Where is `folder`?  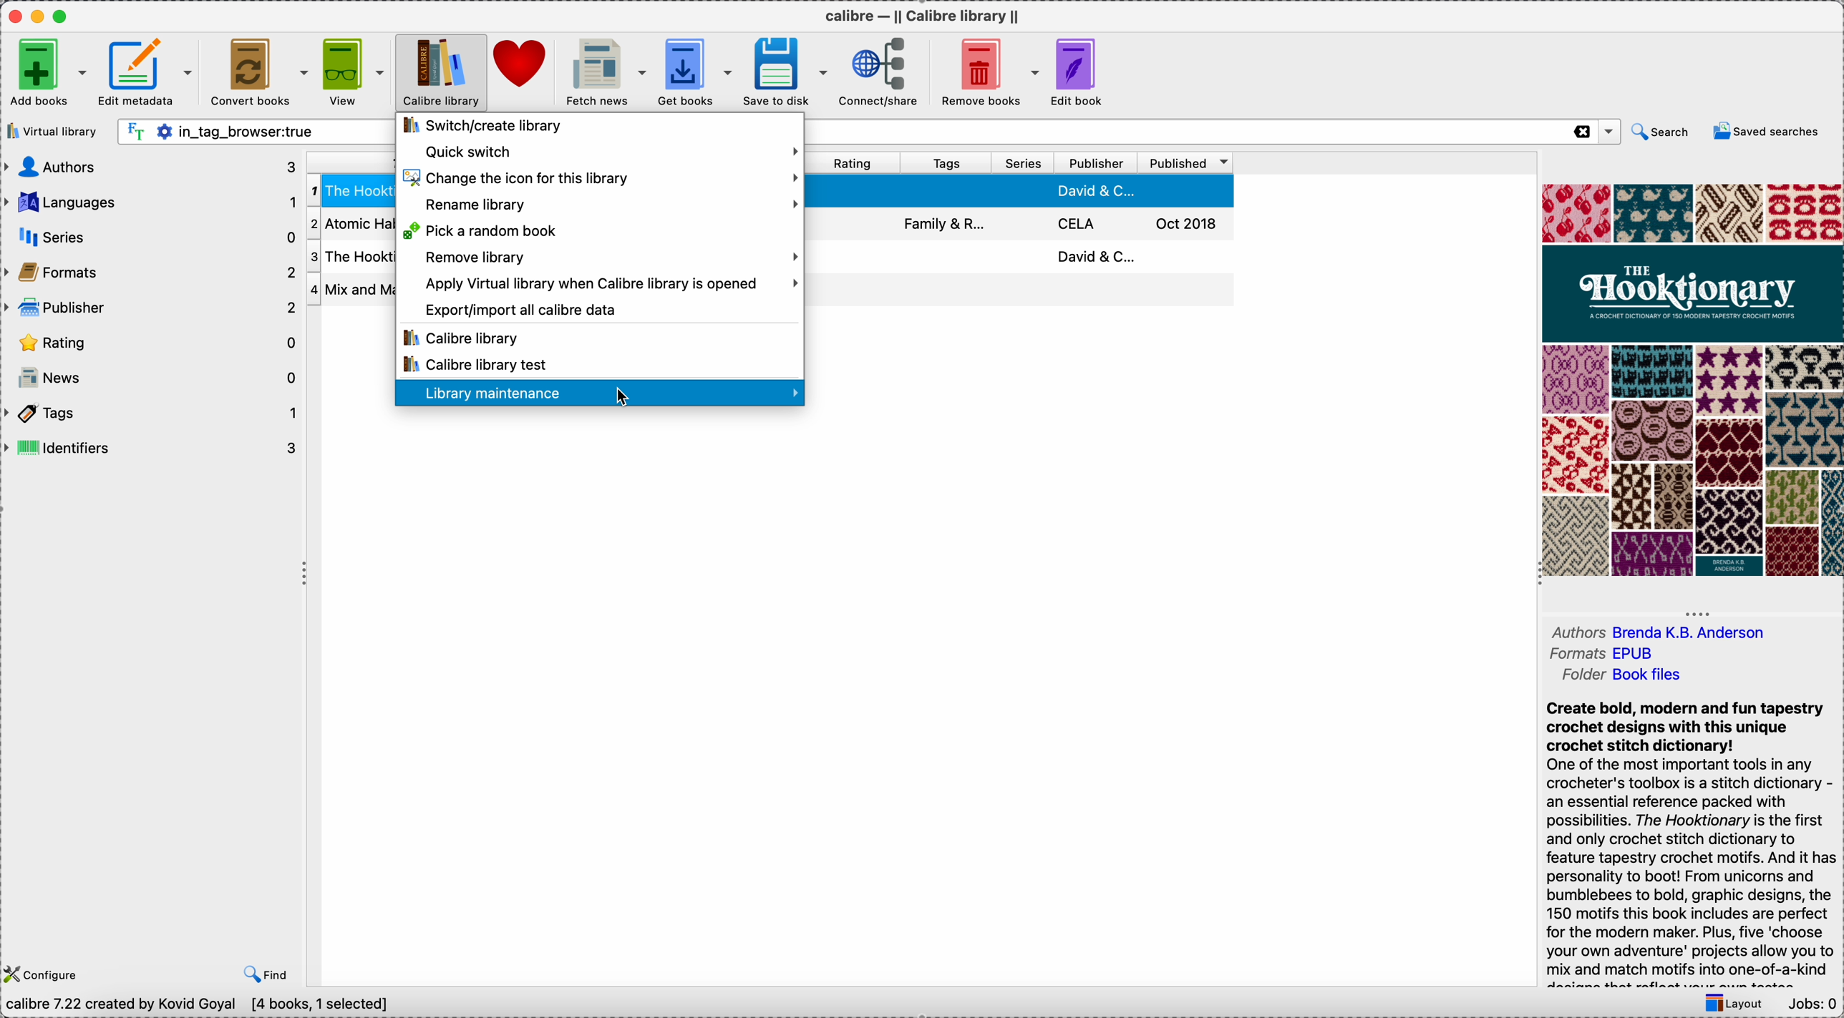
folder is located at coordinates (1620, 676).